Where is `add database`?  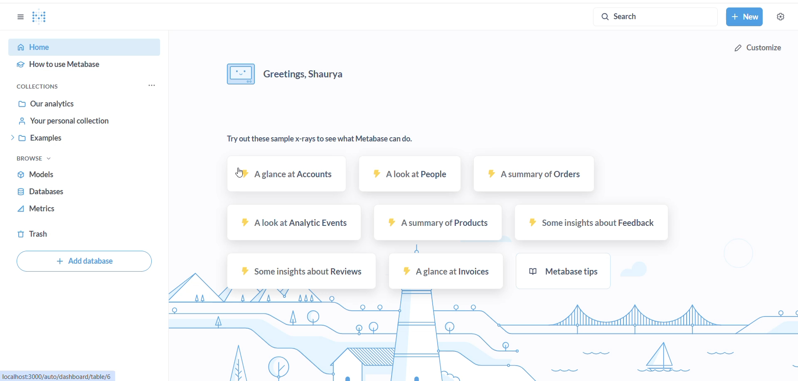 add database is located at coordinates (83, 262).